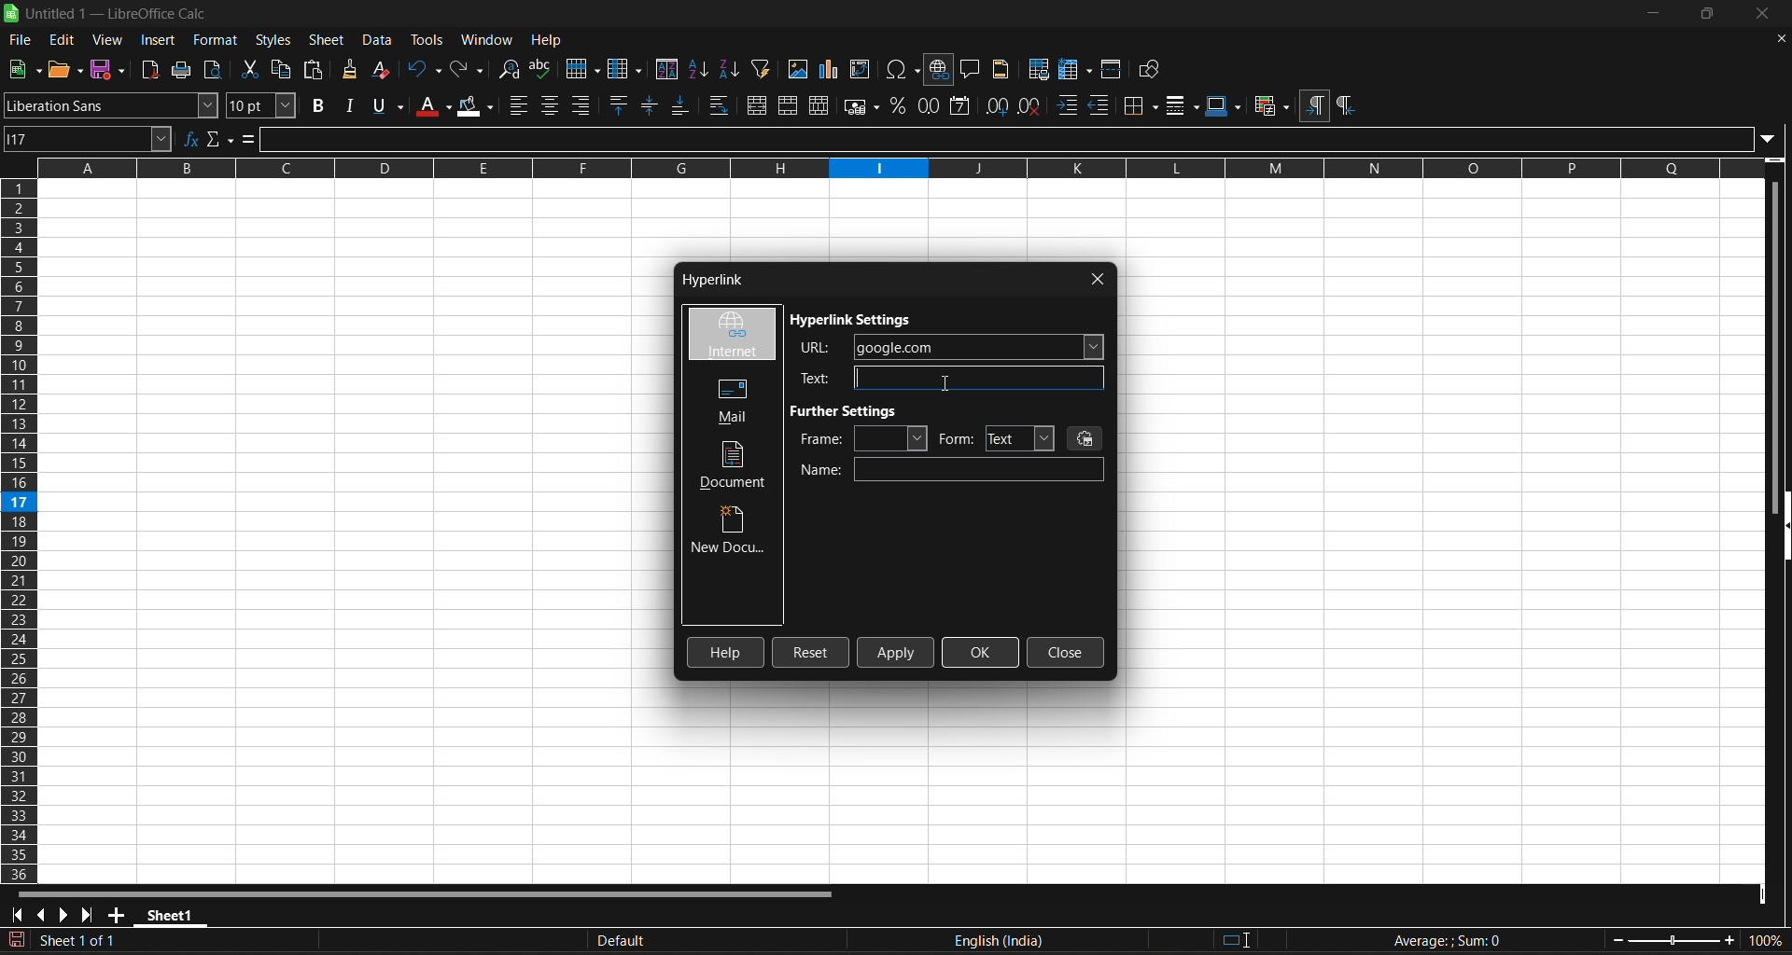  I want to click on format as date, so click(962, 106).